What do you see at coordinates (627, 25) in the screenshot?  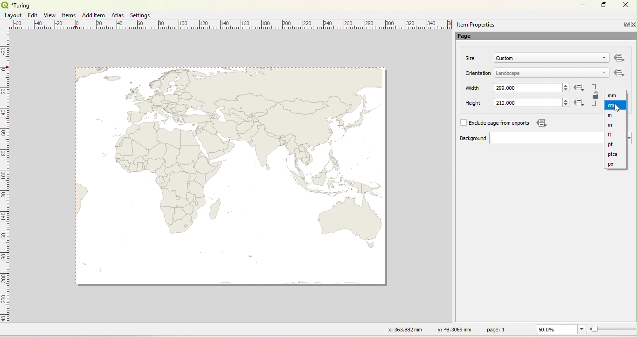 I see `Minimize` at bounding box center [627, 25].